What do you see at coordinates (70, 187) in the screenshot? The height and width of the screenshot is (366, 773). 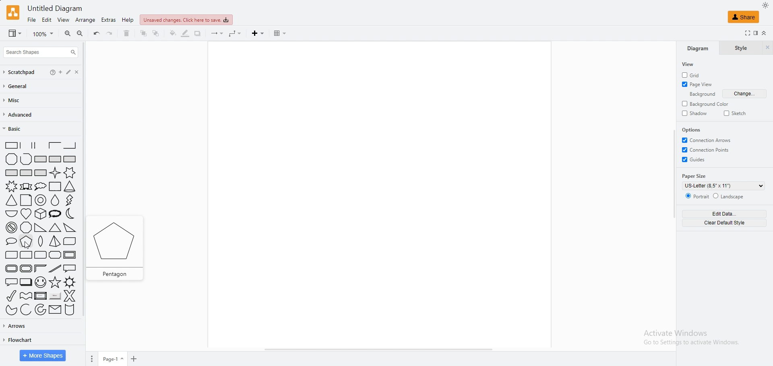 I see `cone` at bounding box center [70, 187].